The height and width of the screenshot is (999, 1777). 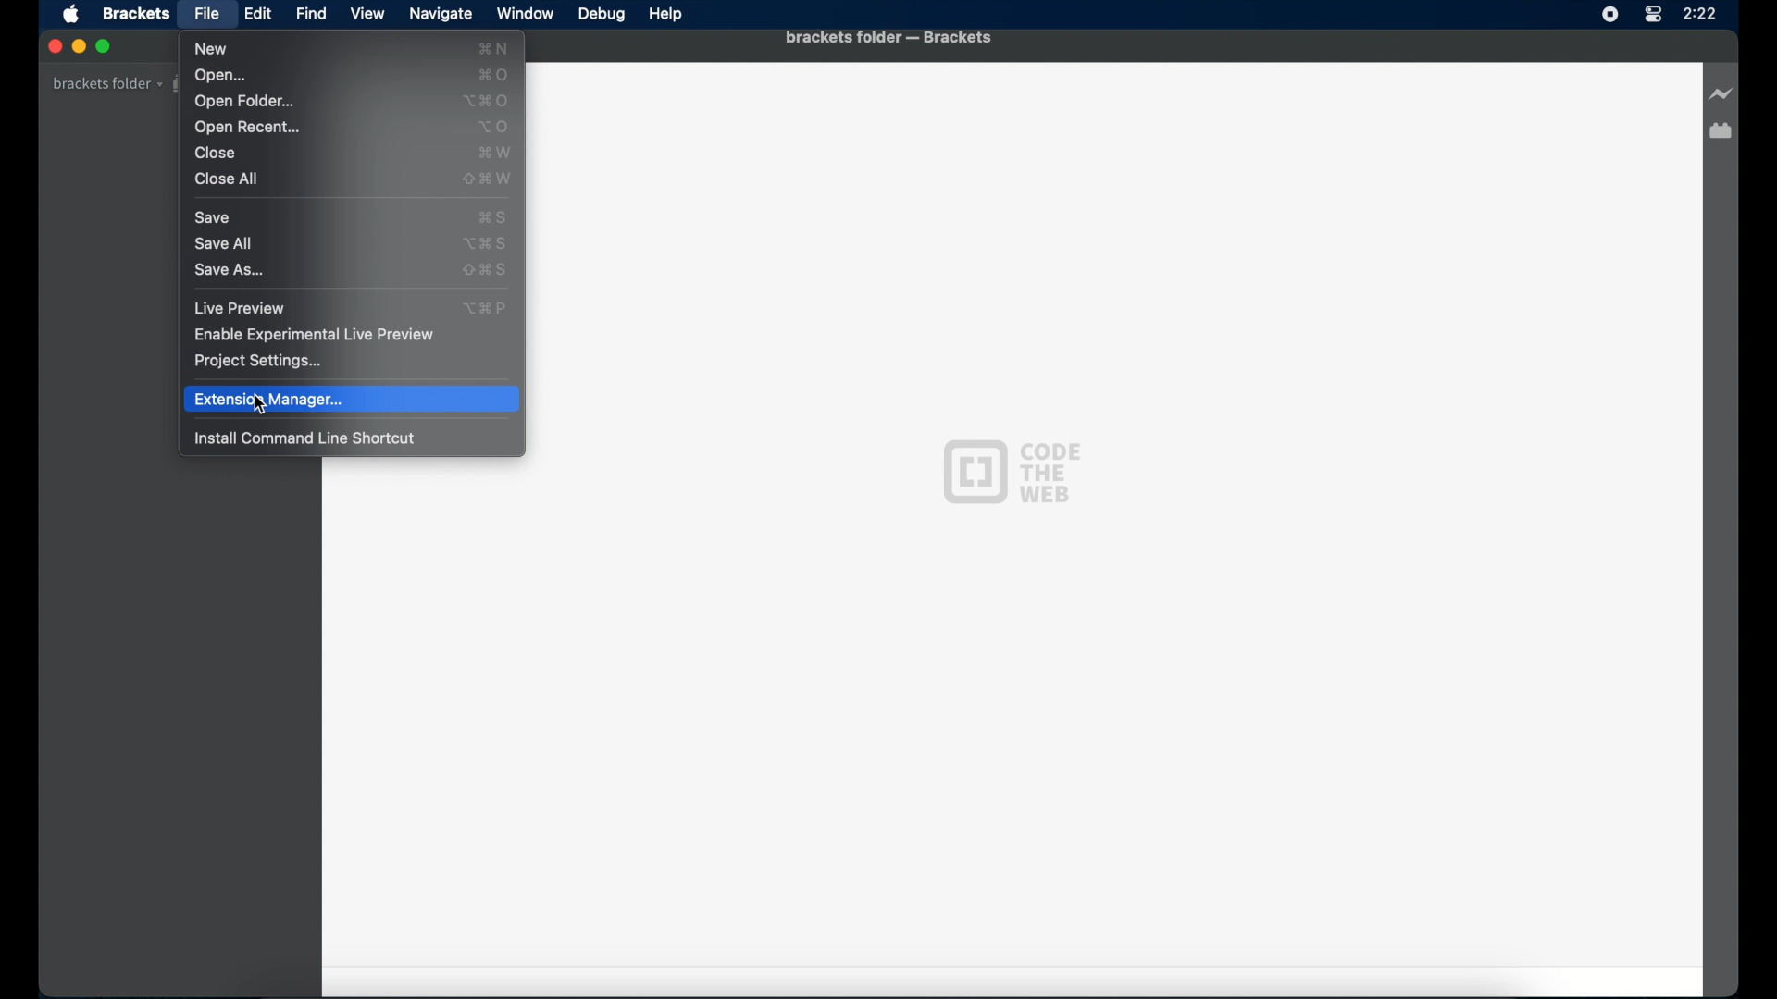 I want to click on save all, so click(x=223, y=243).